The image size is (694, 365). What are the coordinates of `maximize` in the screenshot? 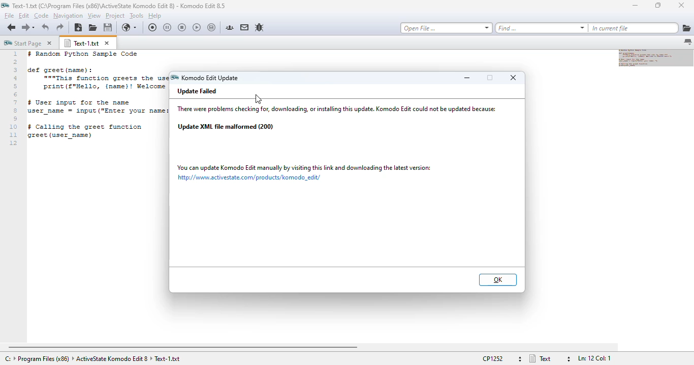 It's located at (490, 78).